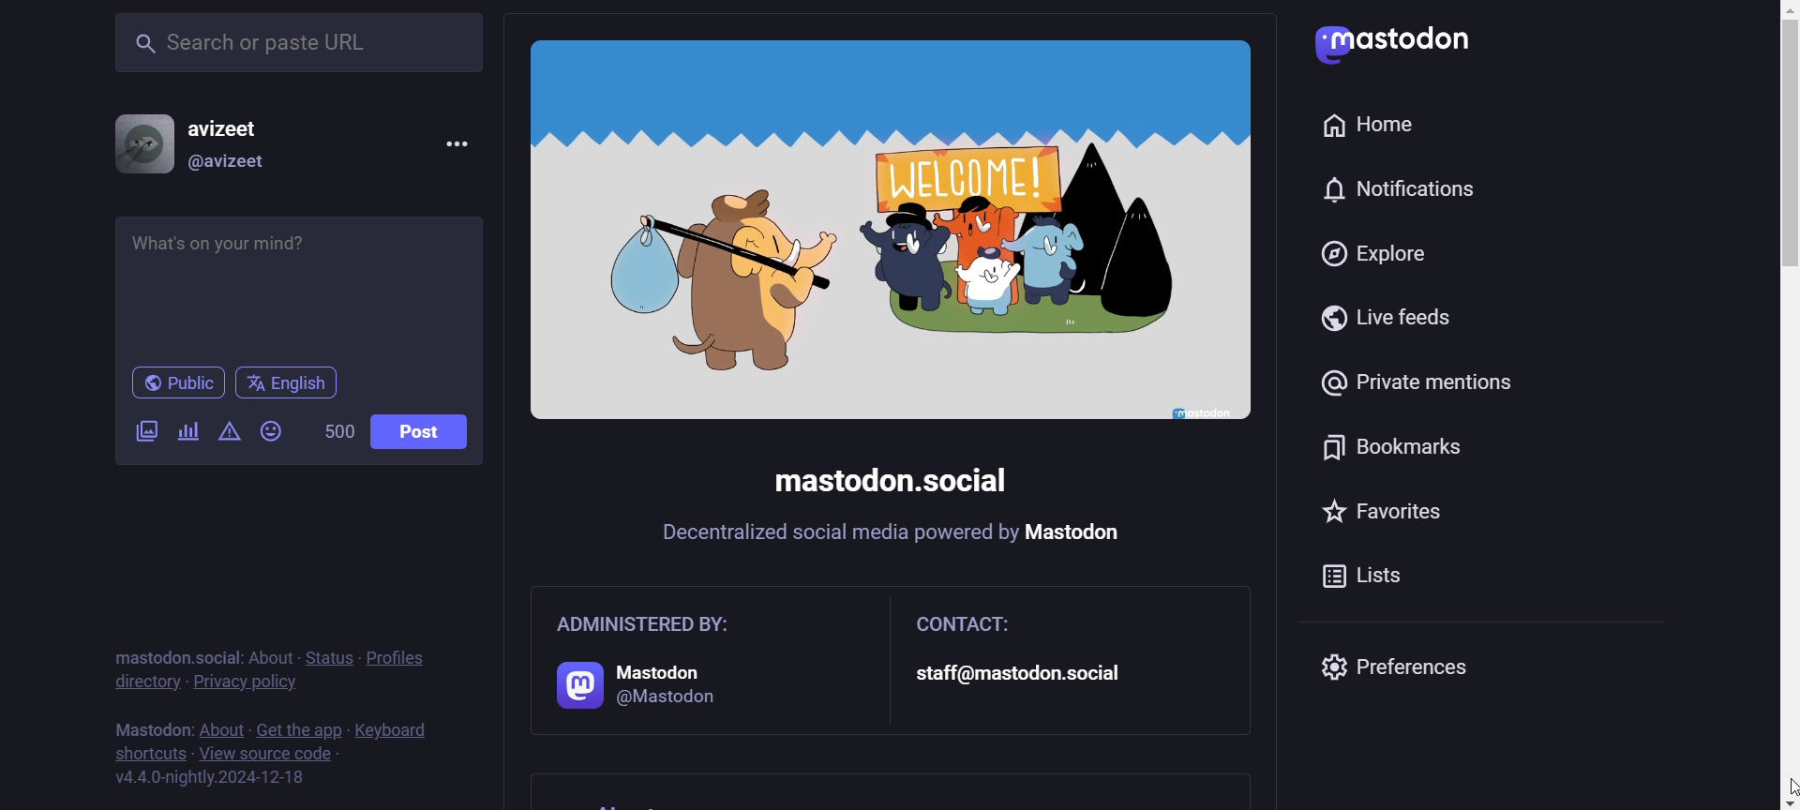  Describe the element at coordinates (286, 383) in the screenshot. I see `Language` at that location.